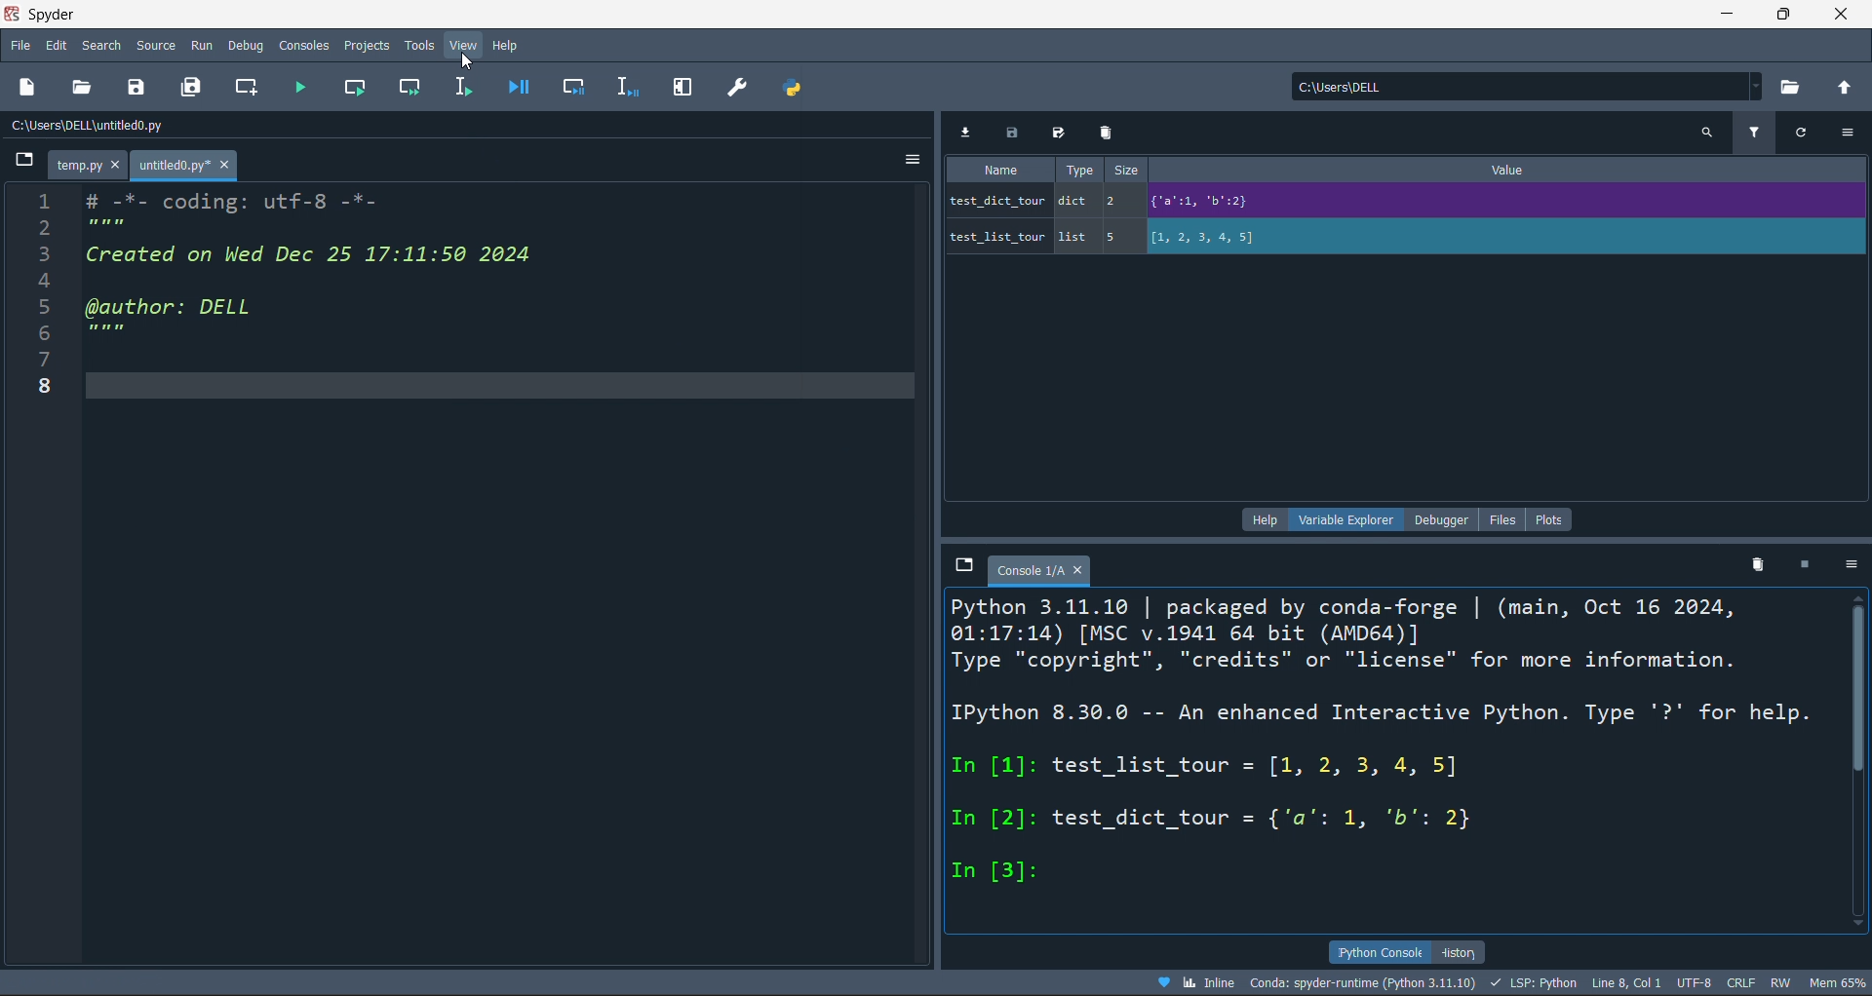 This screenshot has width=1872, height=996. What do you see at coordinates (1788, 15) in the screenshot?
I see `maximiz` at bounding box center [1788, 15].